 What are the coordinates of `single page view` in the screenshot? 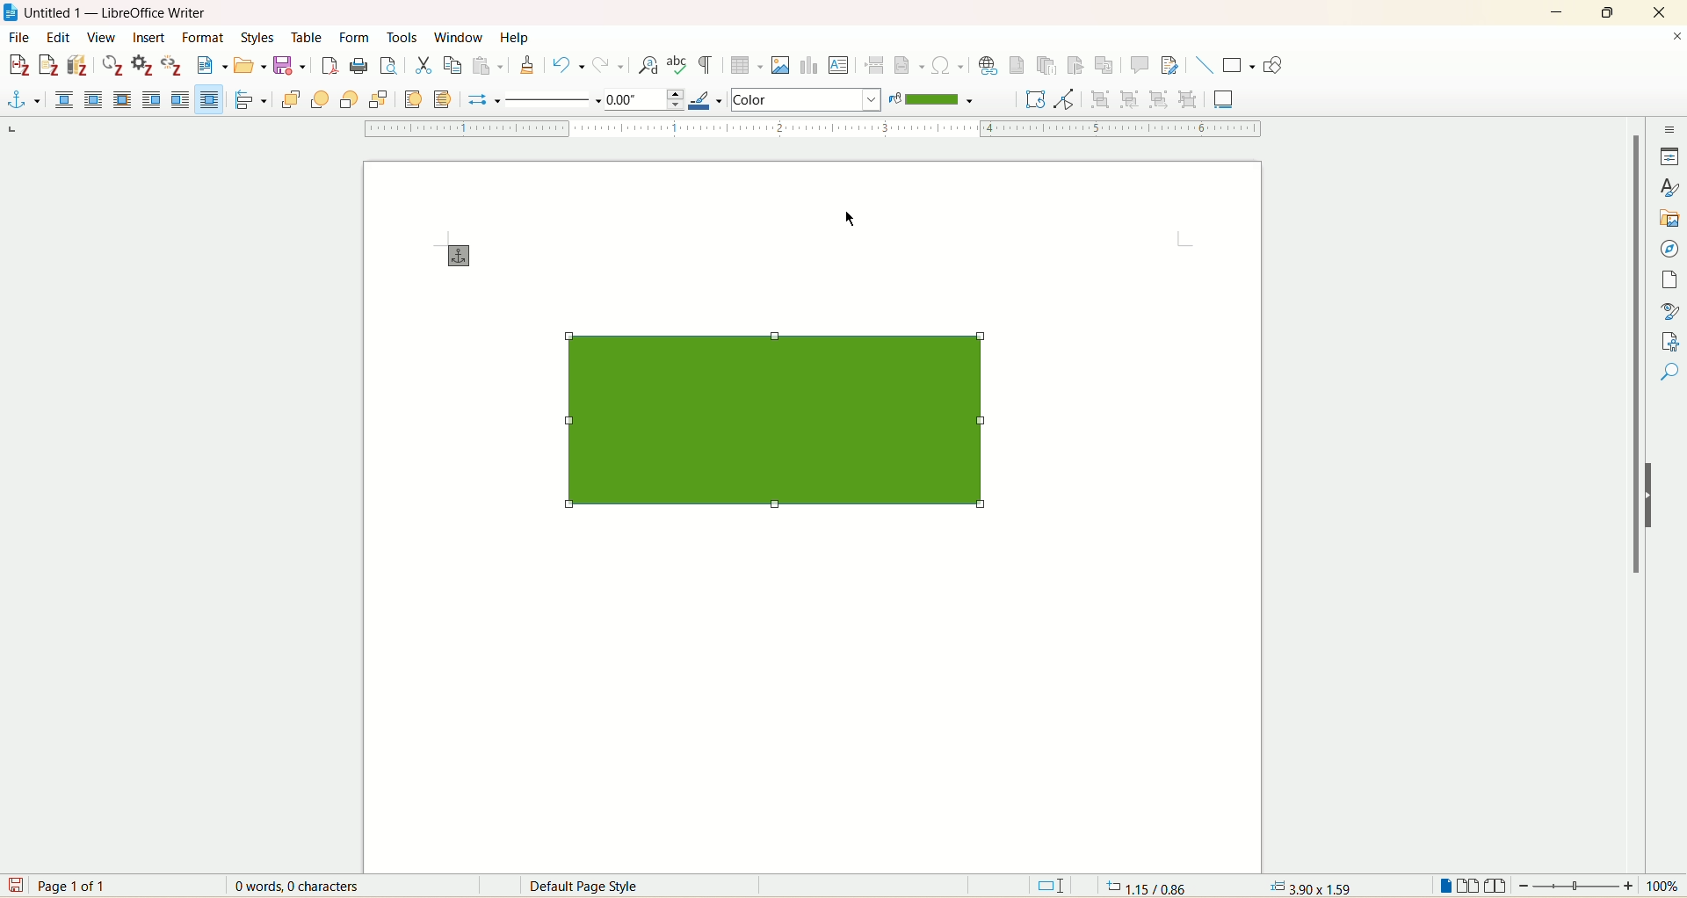 It's located at (1444, 886).